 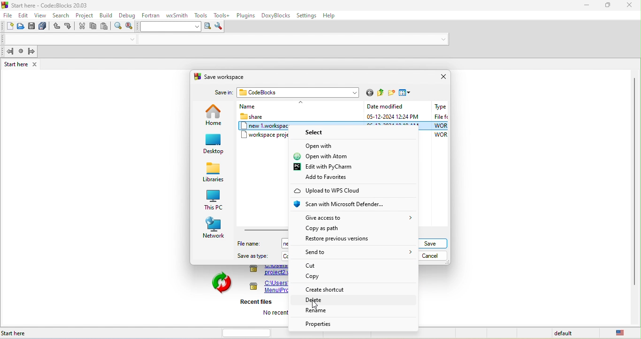 I want to click on up one level, so click(x=381, y=94).